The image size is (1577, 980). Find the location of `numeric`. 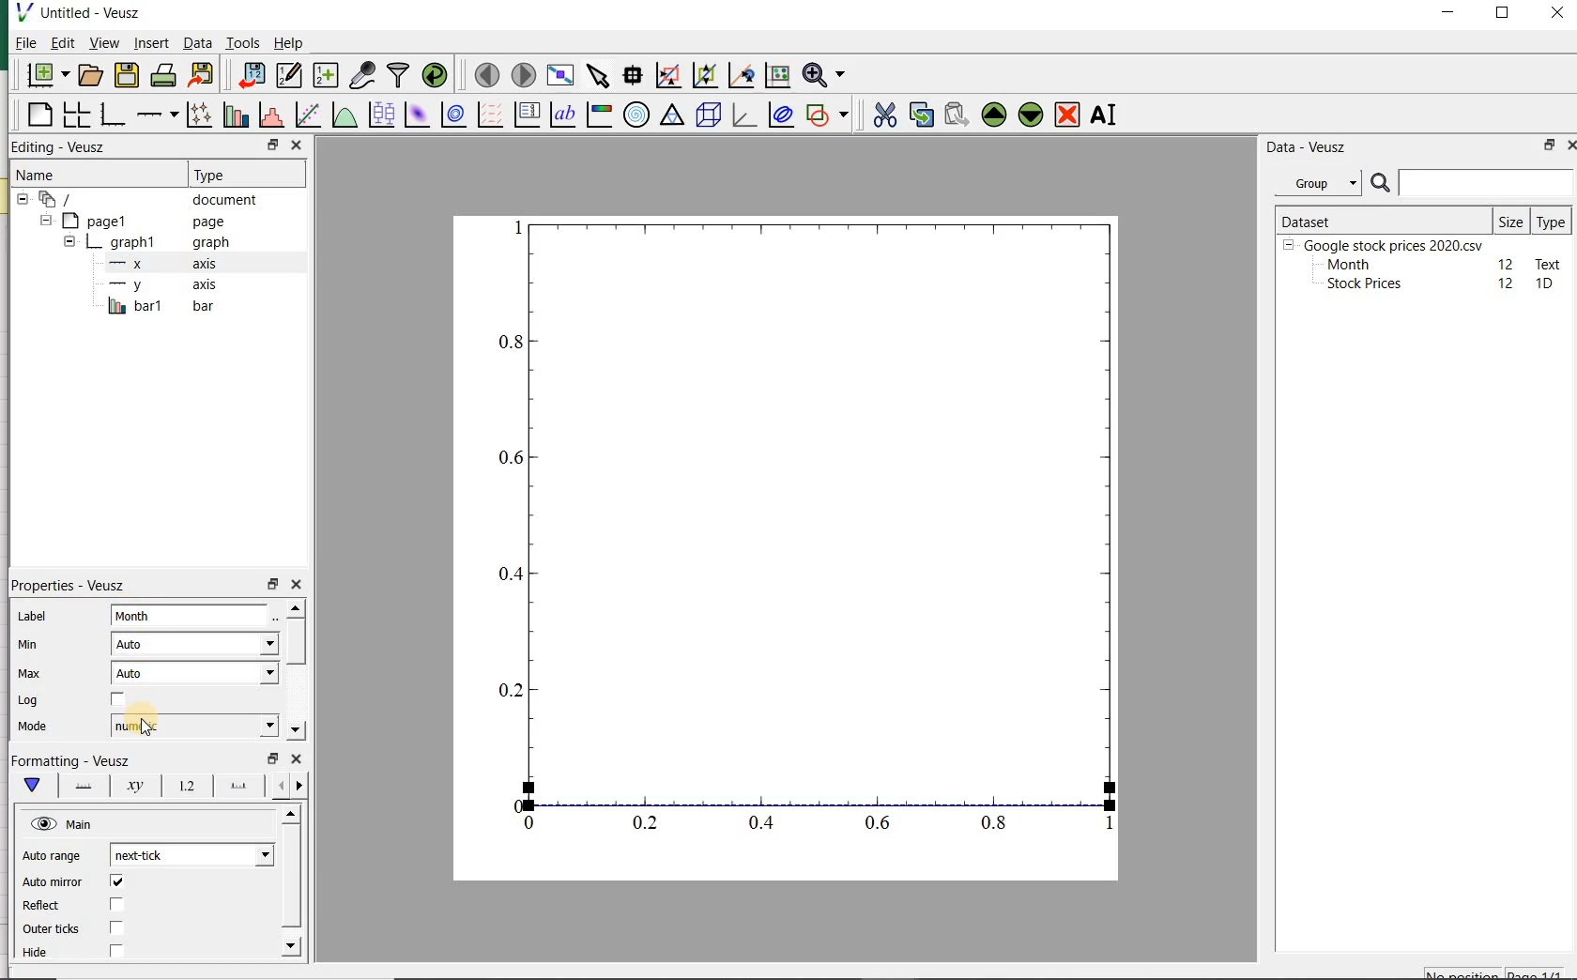

numeric is located at coordinates (191, 725).